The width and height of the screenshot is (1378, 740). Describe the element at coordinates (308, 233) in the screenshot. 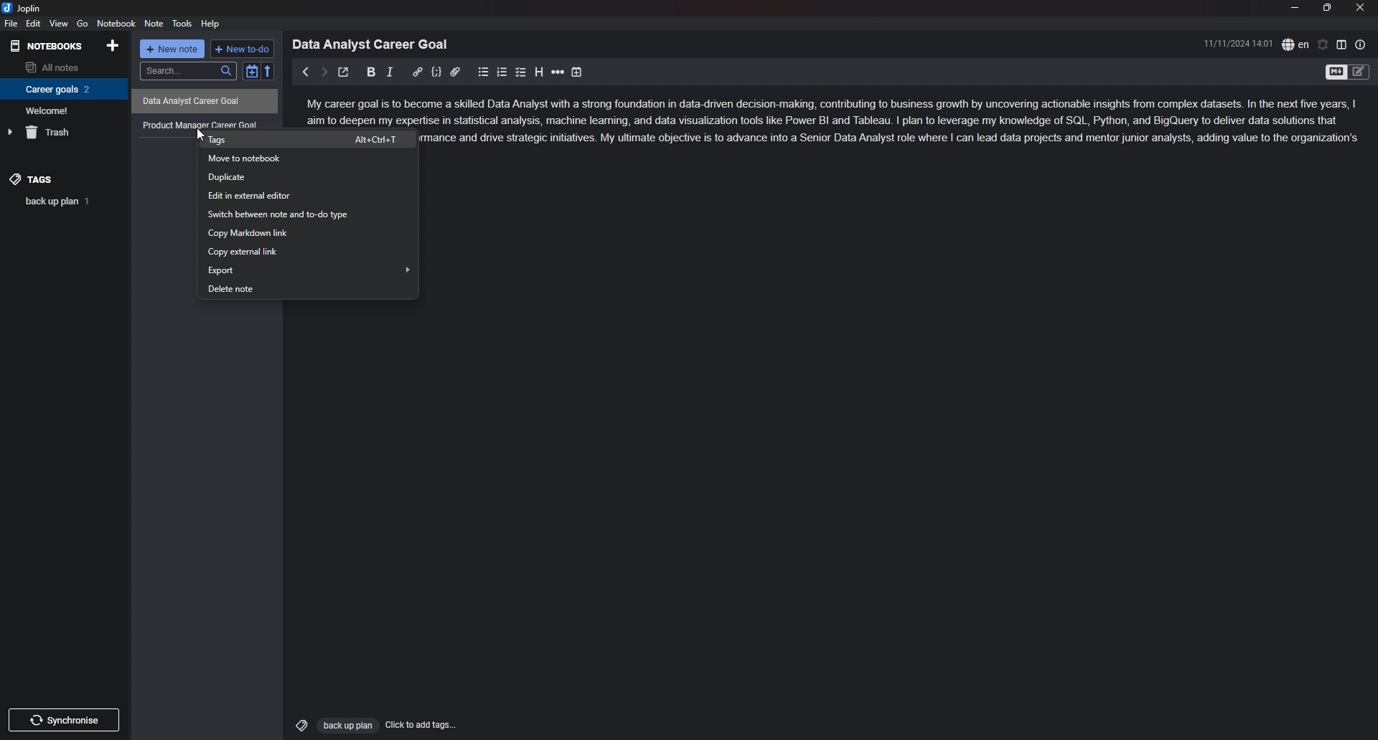

I see `copy markdown link` at that location.